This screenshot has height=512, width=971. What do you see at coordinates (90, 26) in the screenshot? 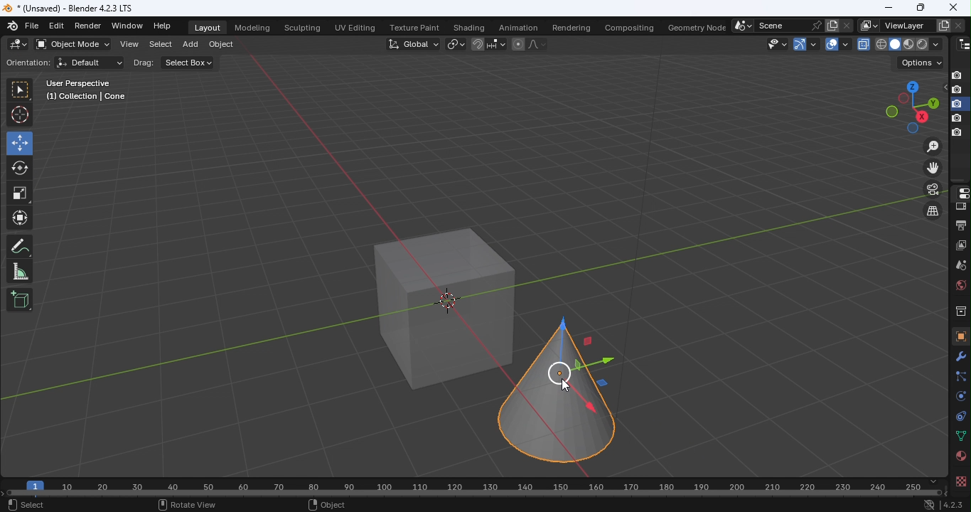
I see `Render` at bounding box center [90, 26].